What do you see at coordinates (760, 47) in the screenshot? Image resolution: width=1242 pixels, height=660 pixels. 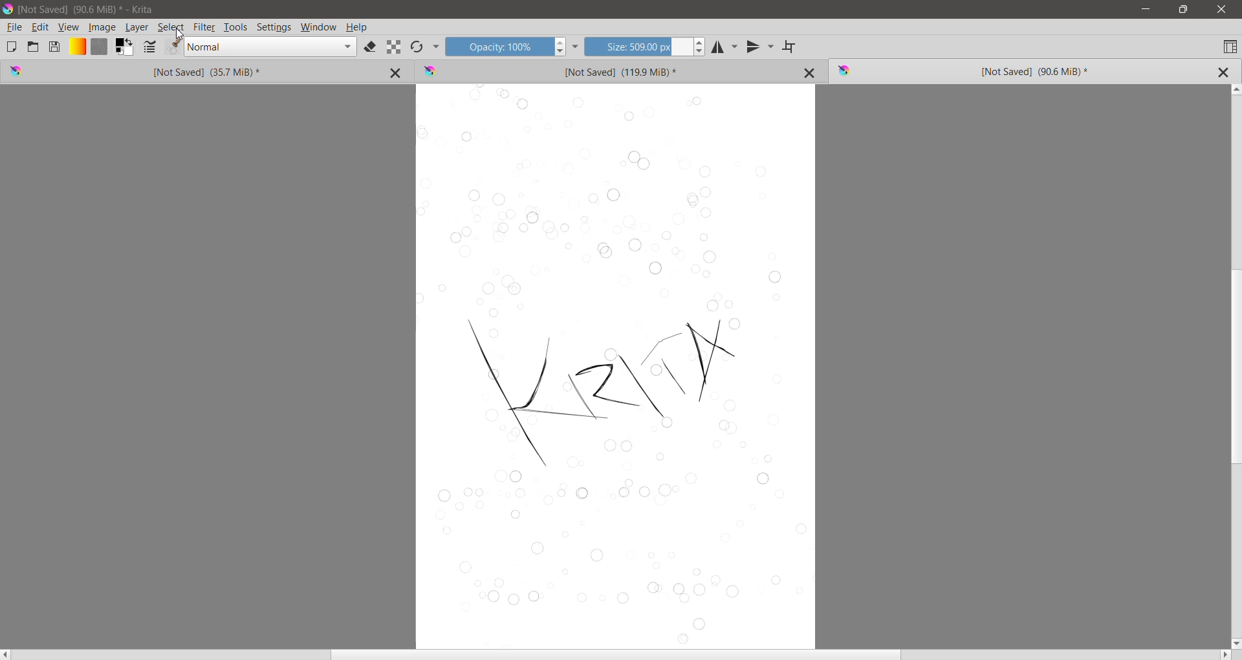 I see `Vertical Mirror Tool` at bounding box center [760, 47].